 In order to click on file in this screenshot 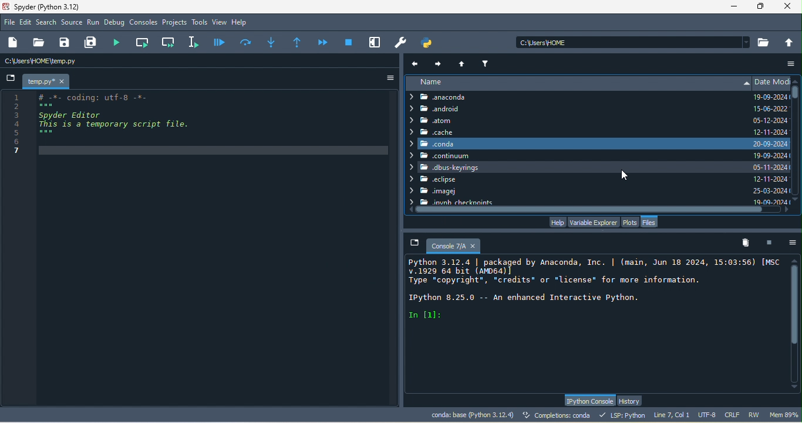, I will do `click(10, 22)`.